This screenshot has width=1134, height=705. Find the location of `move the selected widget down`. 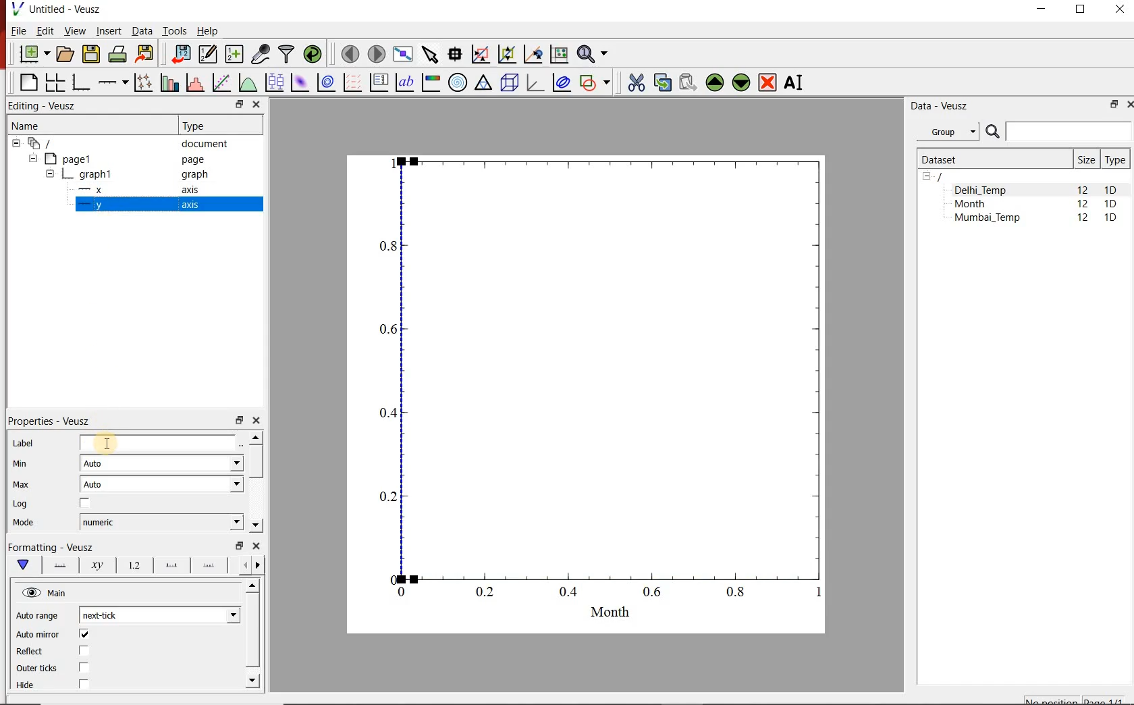

move the selected widget down is located at coordinates (741, 83).